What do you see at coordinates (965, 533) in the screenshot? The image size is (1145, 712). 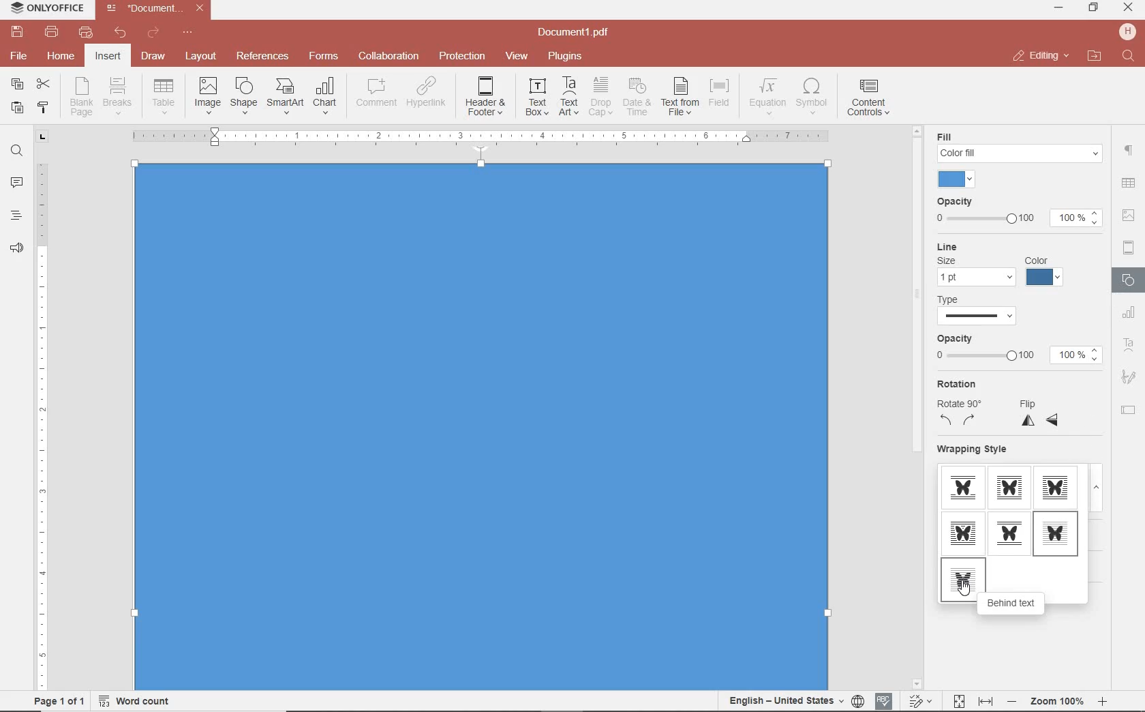 I see `THROUGH` at bounding box center [965, 533].